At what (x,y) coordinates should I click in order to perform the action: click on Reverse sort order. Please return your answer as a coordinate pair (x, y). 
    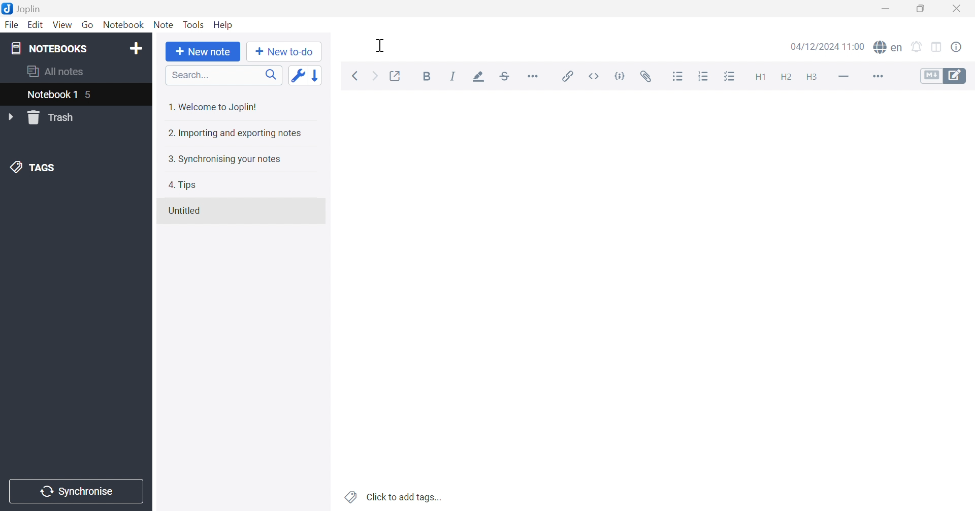
    Looking at the image, I should click on (320, 76).